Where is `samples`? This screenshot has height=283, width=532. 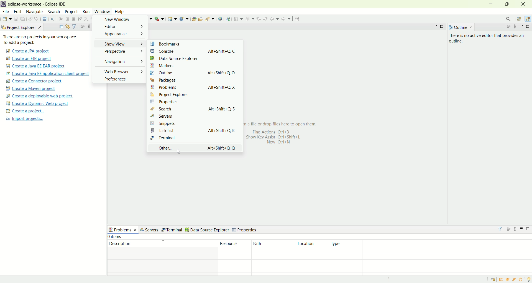 samples is located at coordinates (514, 280).